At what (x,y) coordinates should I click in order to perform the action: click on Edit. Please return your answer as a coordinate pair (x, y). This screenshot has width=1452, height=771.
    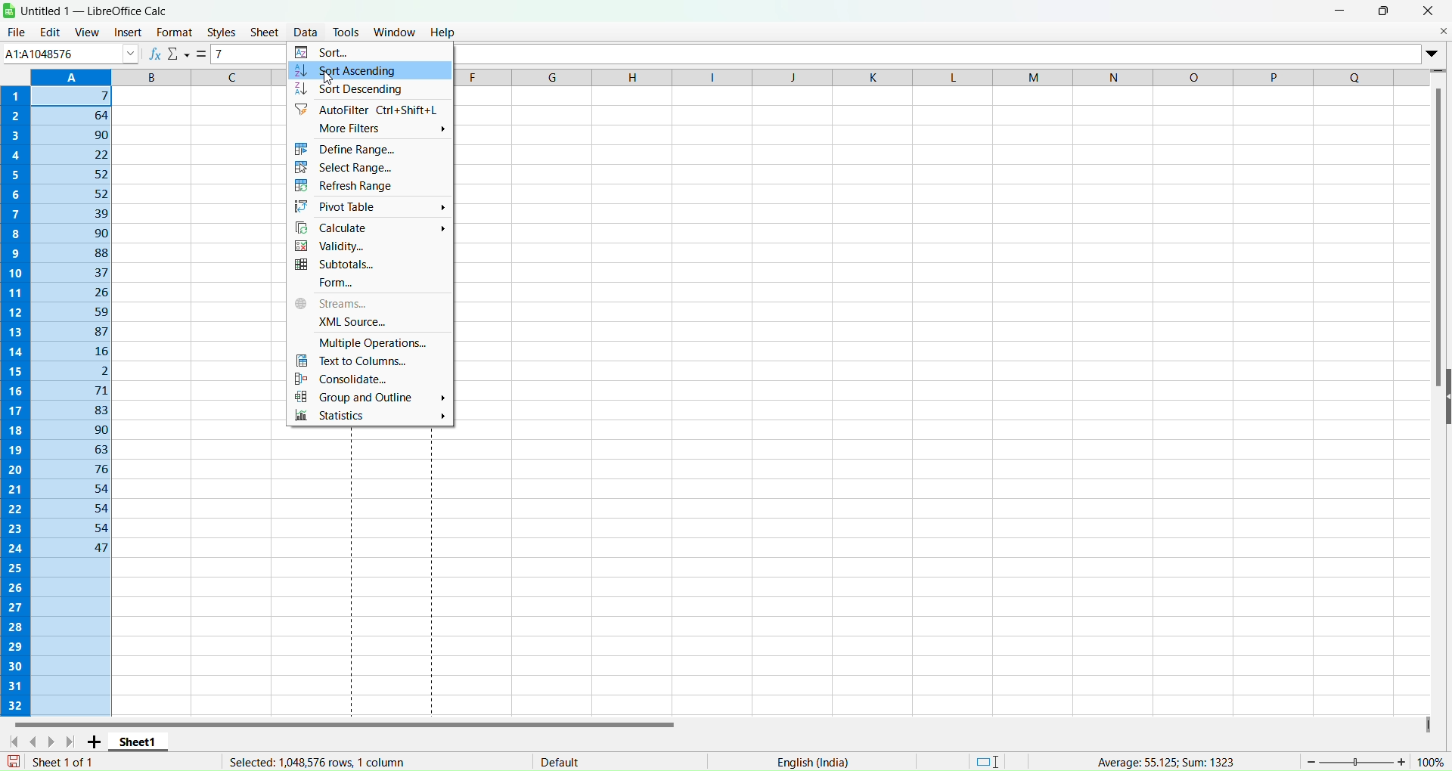
    Looking at the image, I should click on (49, 32).